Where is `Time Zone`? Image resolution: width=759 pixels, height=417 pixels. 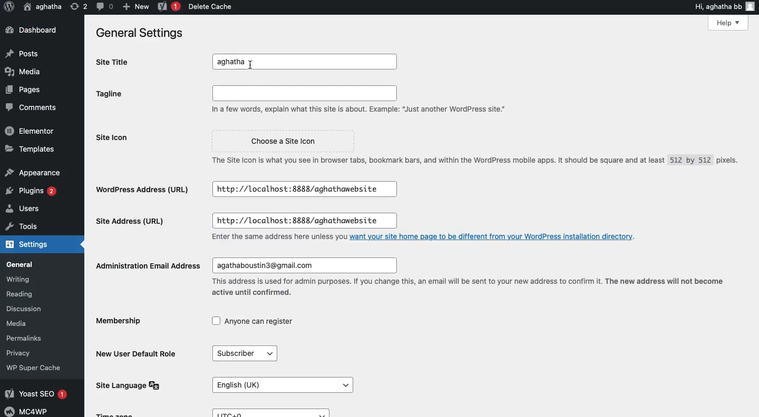
Time Zone is located at coordinates (118, 414).